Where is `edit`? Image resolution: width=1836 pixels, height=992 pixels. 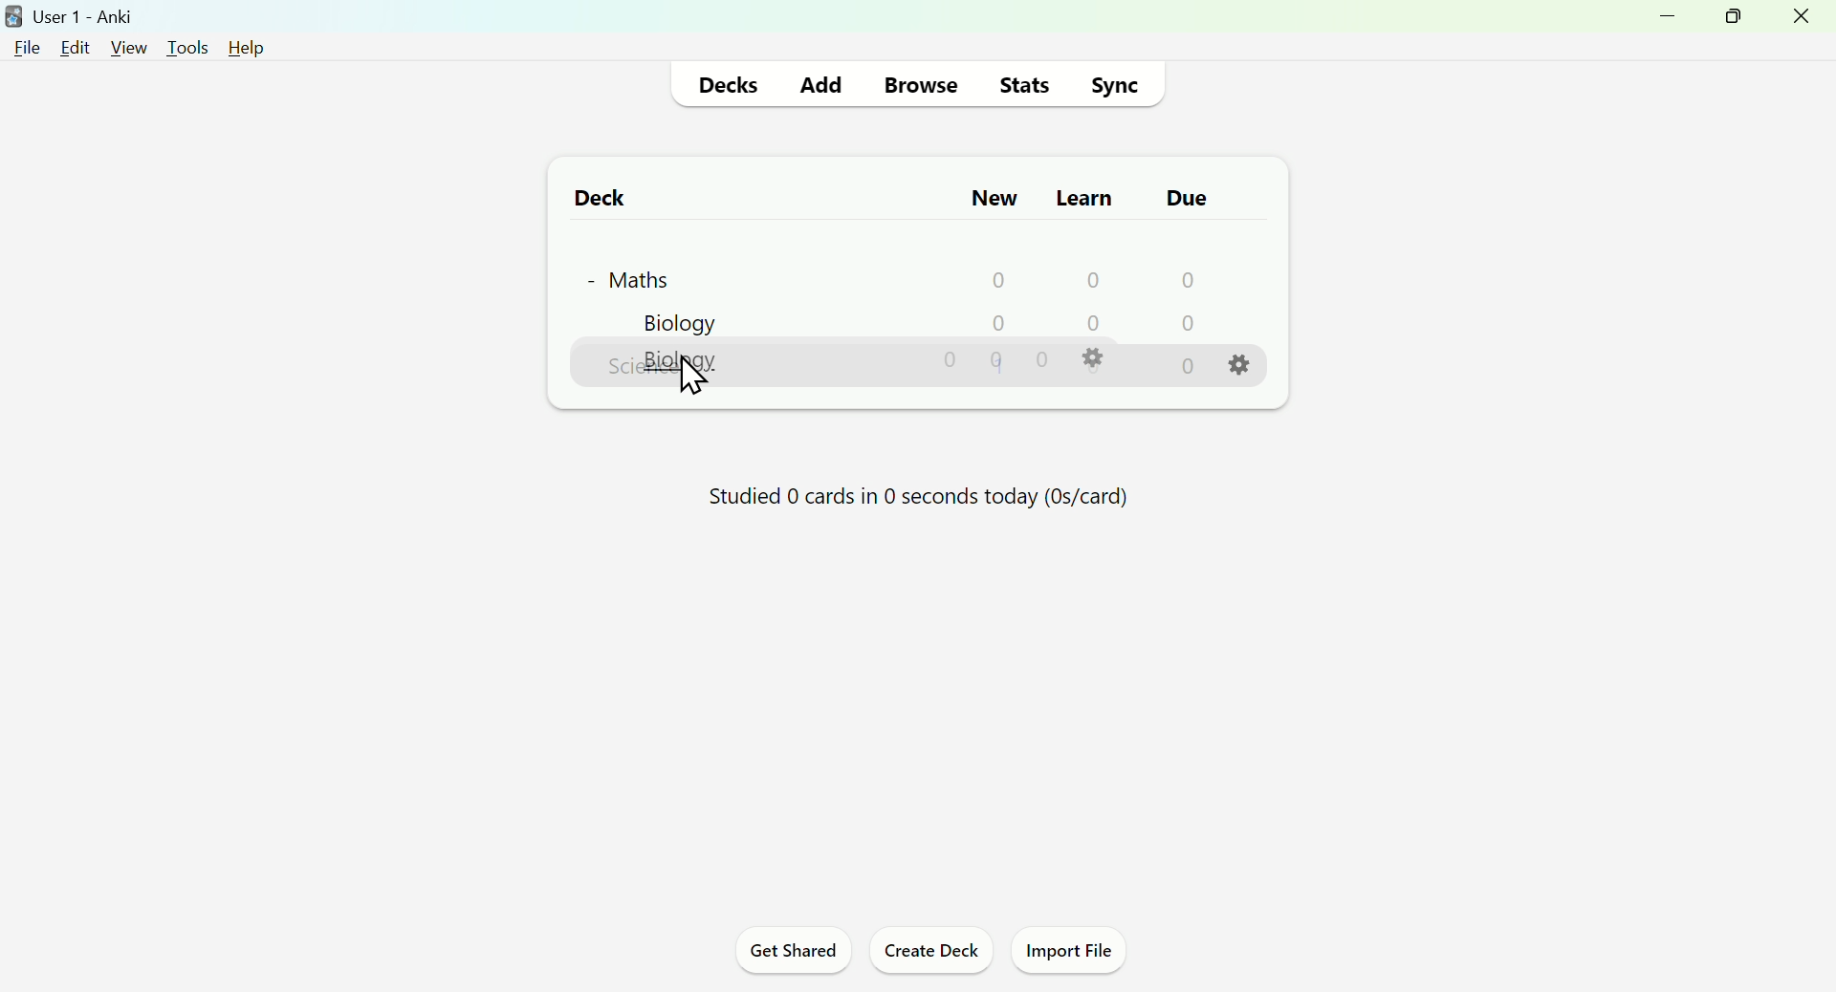 edit is located at coordinates (76, 47).